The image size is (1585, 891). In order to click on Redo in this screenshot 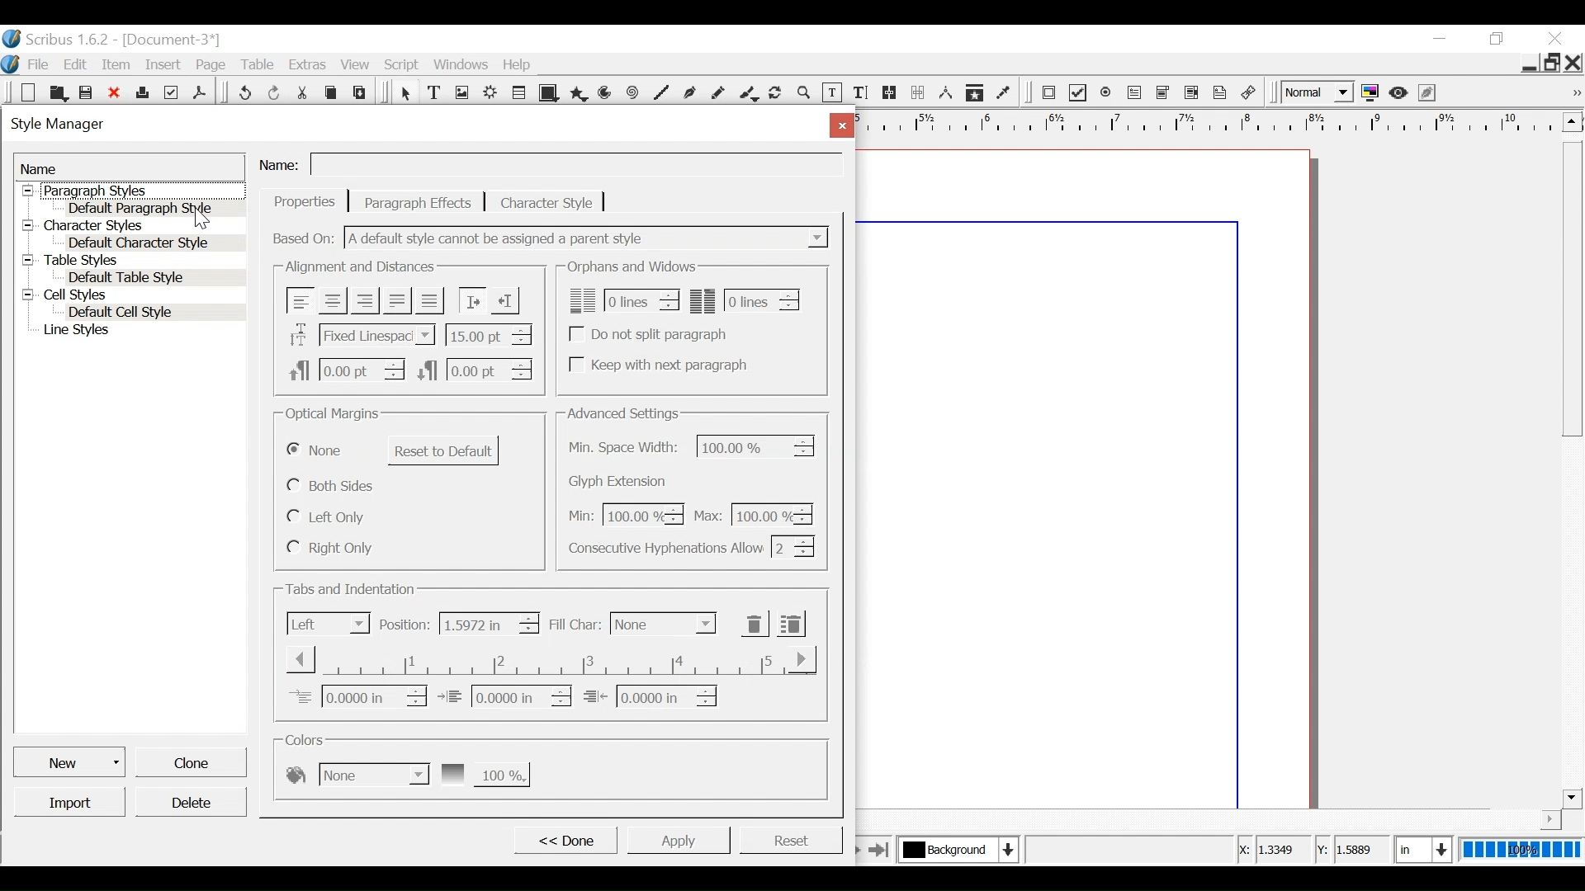, I will do `click(276, 92)`.